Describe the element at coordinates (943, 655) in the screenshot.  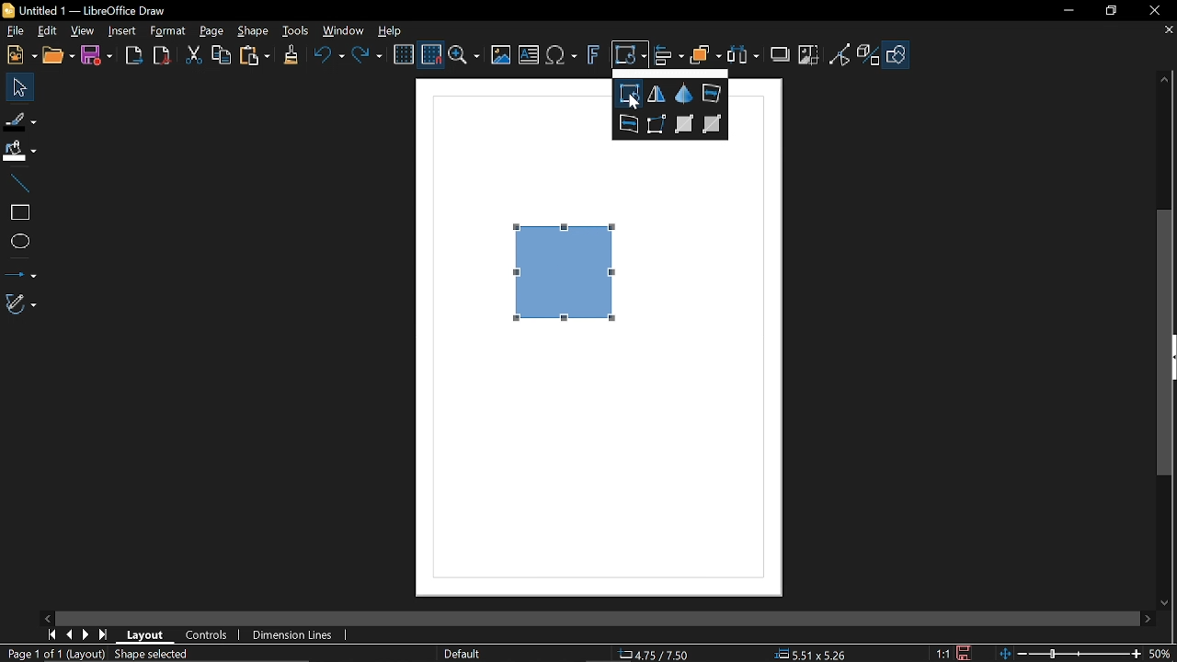
I see `1:1 (Scaling factor)` at that location.